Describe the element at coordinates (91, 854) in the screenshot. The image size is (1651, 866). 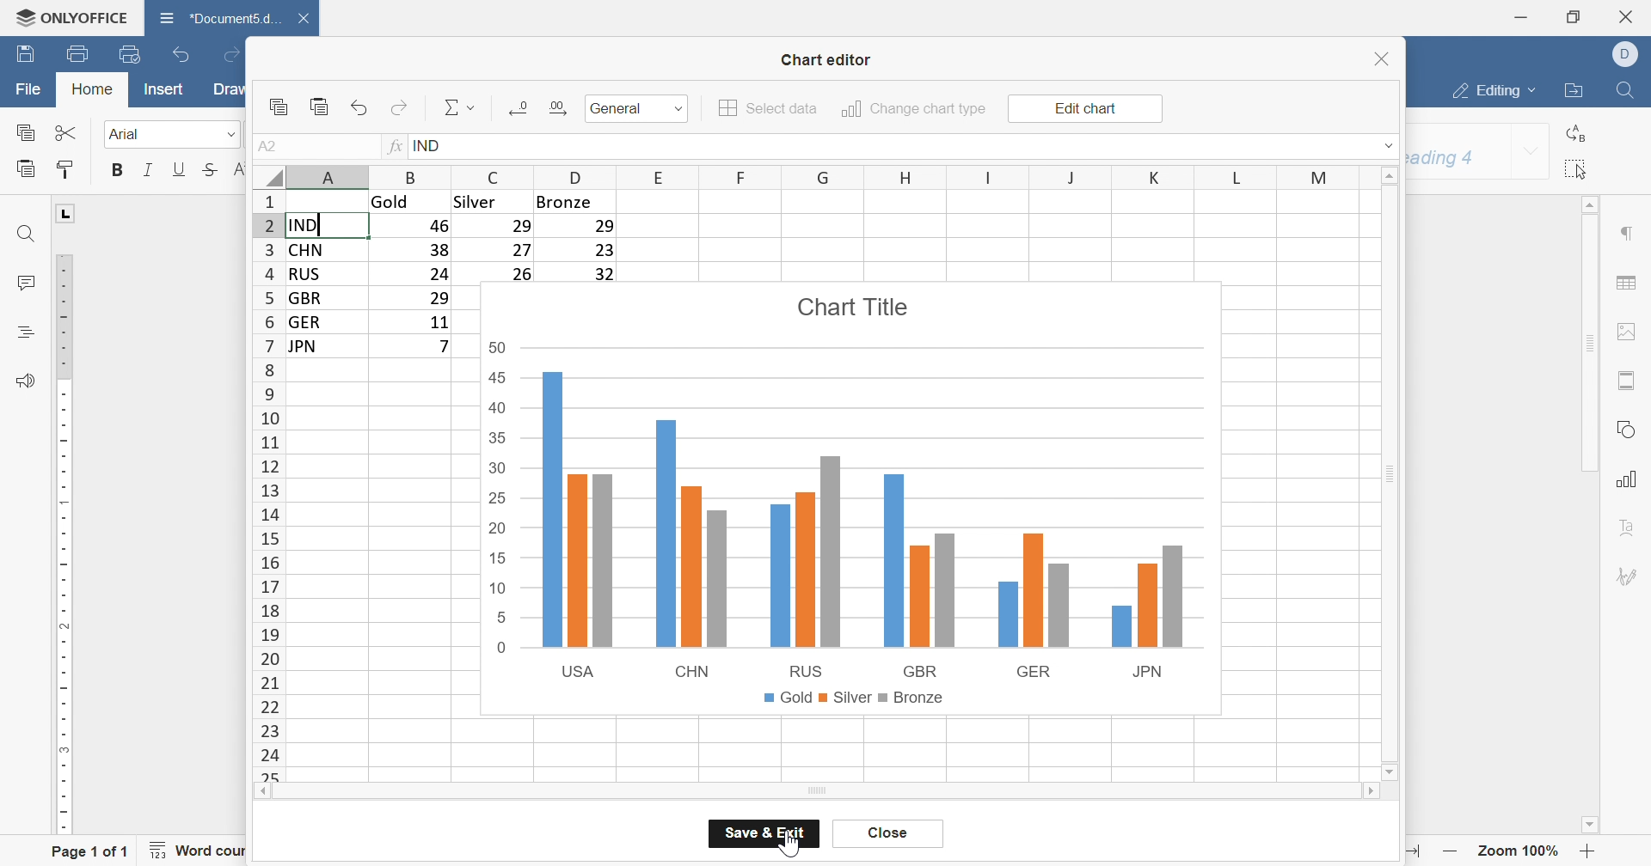
I see `page 1 of 1` at that location.